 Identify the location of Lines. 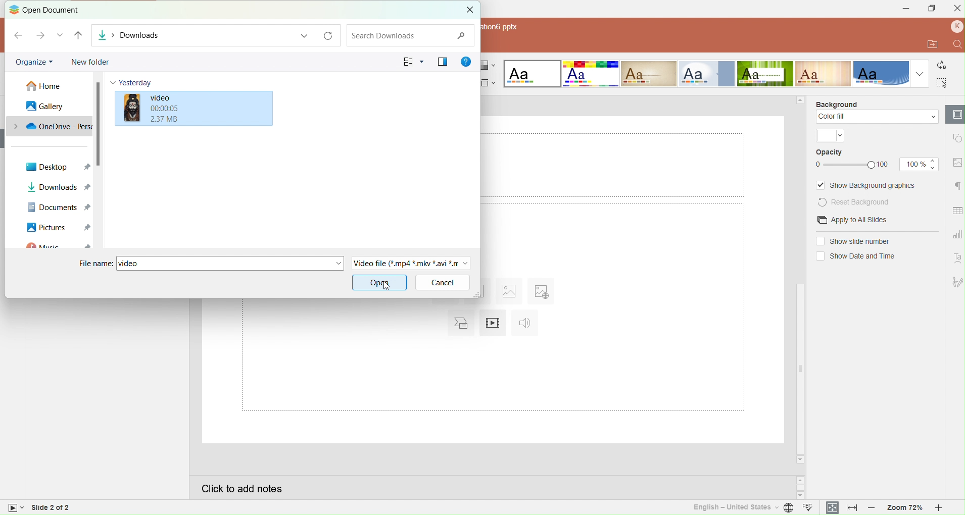
(824, 74).